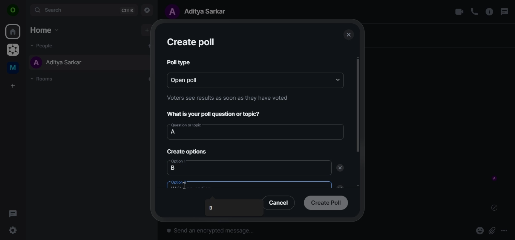 The image size is (515, 240). What do you see at coordinates (173, 132) in the screenshot?
I see `a` at bounding box center [173, 132].